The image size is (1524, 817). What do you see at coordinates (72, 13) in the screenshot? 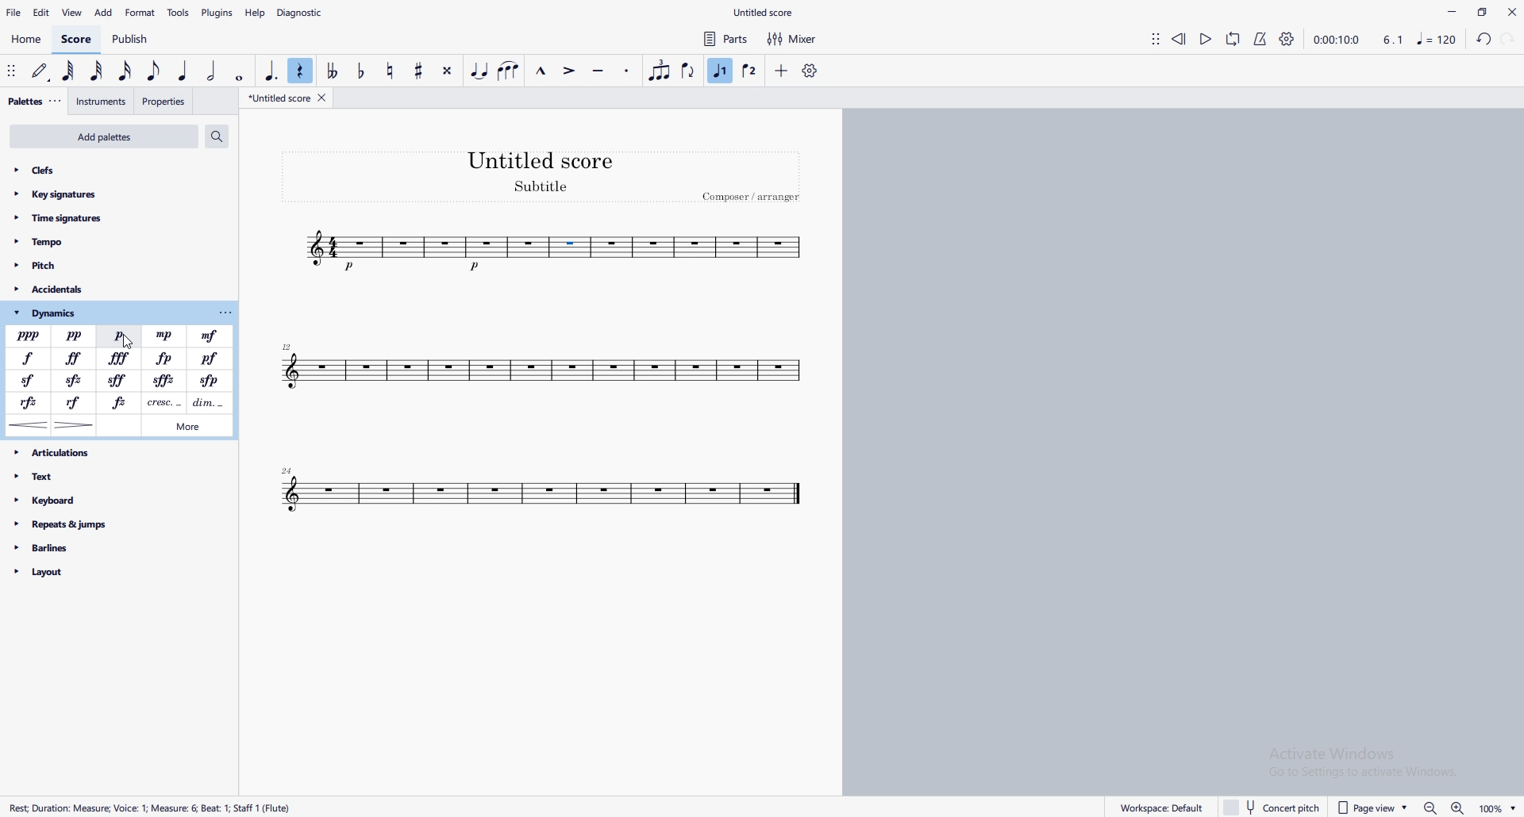
I see `view` at bounding box center [72, 13].